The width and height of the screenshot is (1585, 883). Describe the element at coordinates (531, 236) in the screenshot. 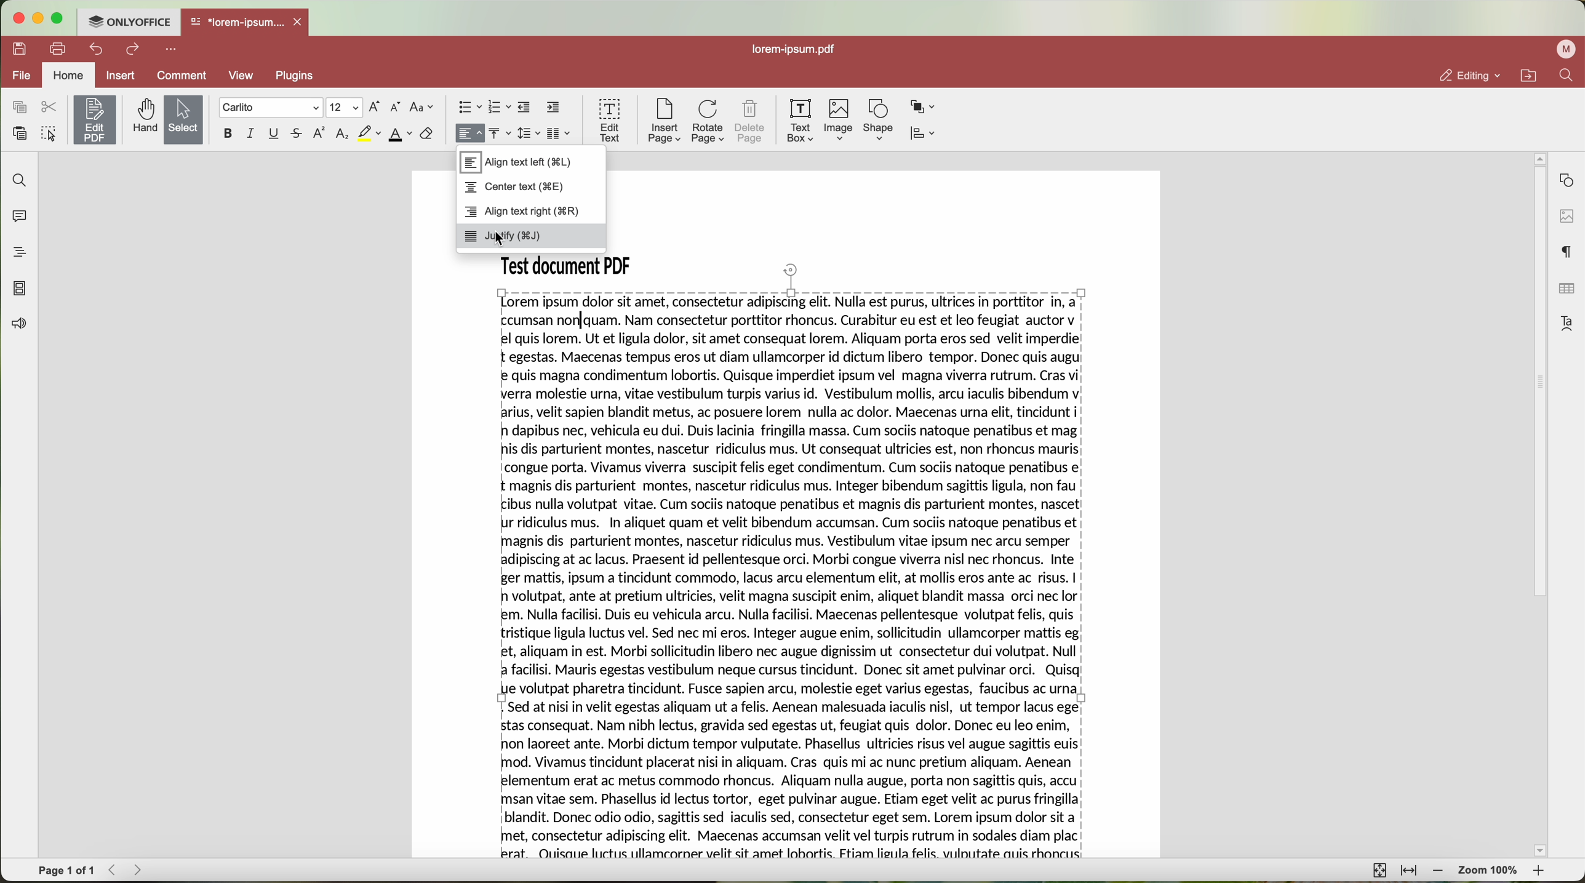

I see `click on justify` at that location.